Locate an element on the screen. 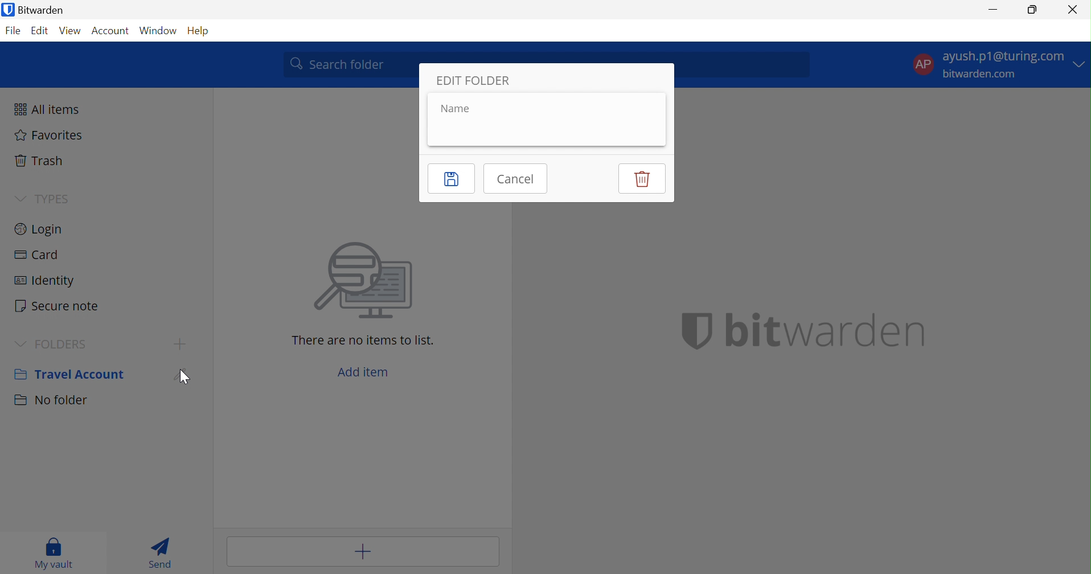 This screenshot has height=574, width=1091. searching for file image is located at coordinates (364, 282).